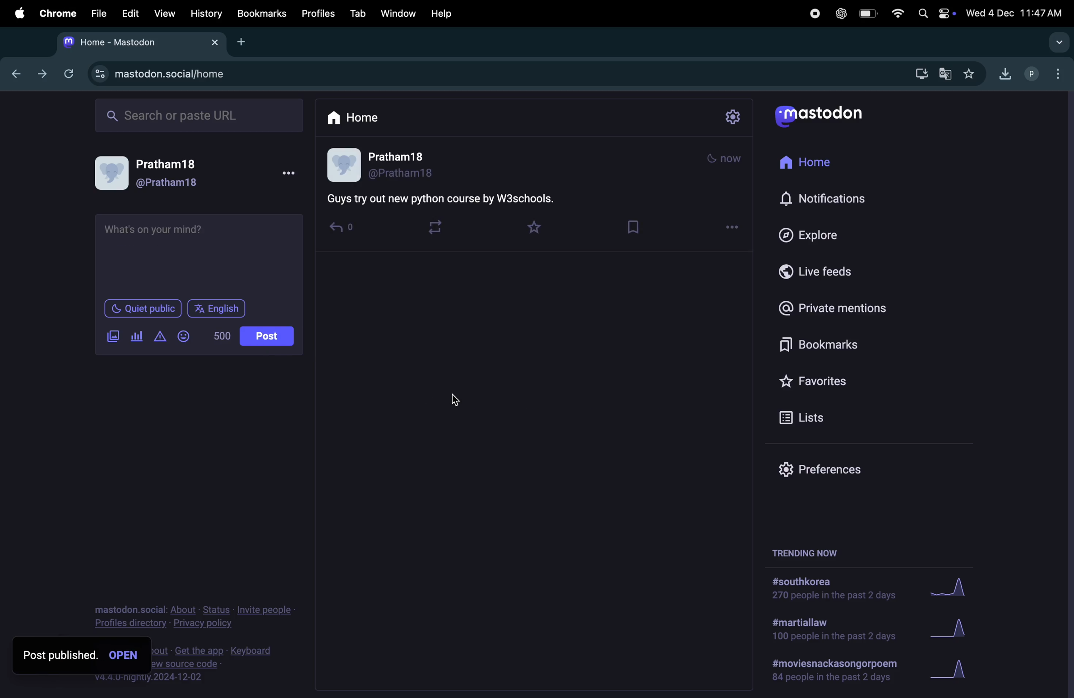  What do you see at coordinates (948, 73) in the screenshot?
I see `translate` at bounding box center [948, 73].